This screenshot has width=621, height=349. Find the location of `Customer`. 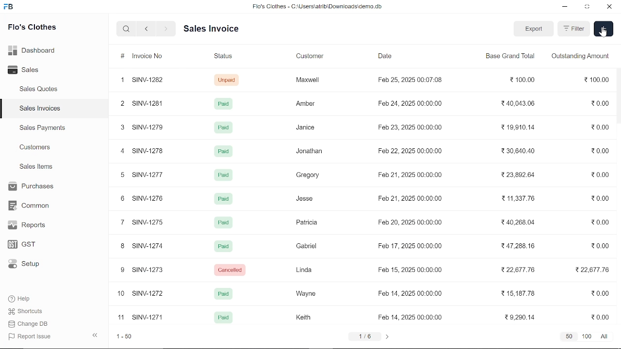

Customer is located at coordinates (313, 57).